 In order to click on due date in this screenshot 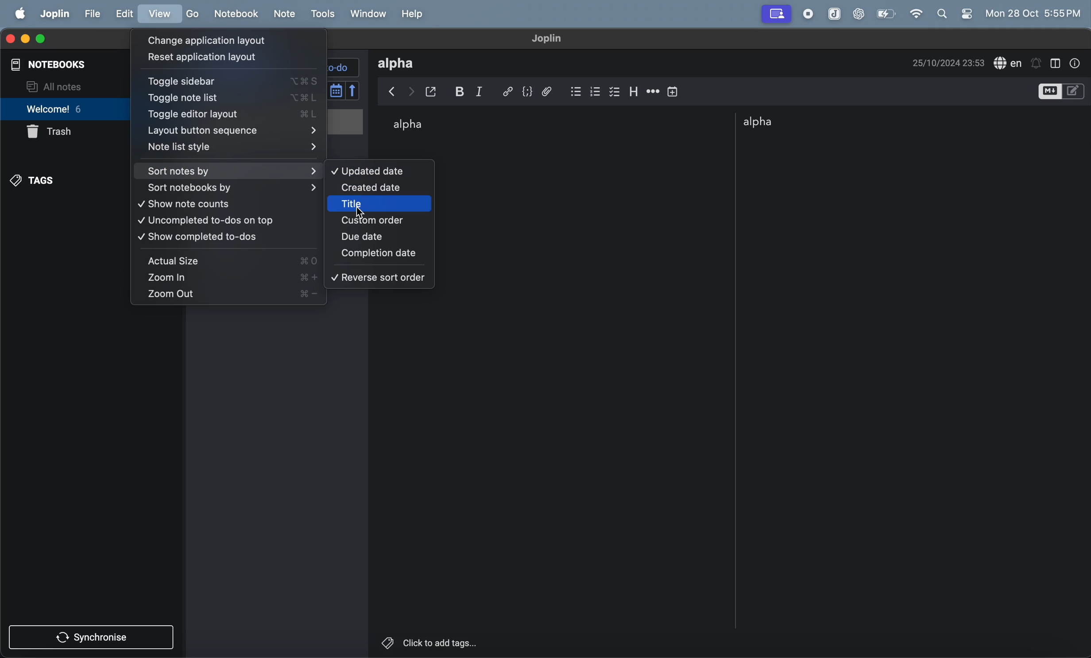, I will do `click(377, 236)`.